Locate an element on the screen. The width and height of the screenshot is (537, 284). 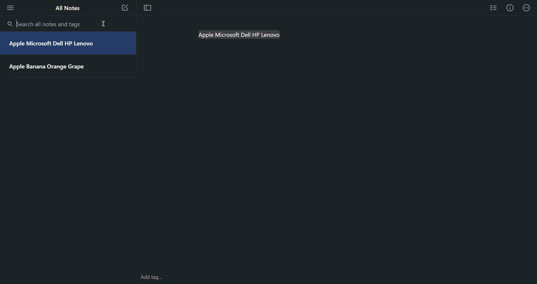
Apple Banana Orange Grape is located at coordinates (49, 67).